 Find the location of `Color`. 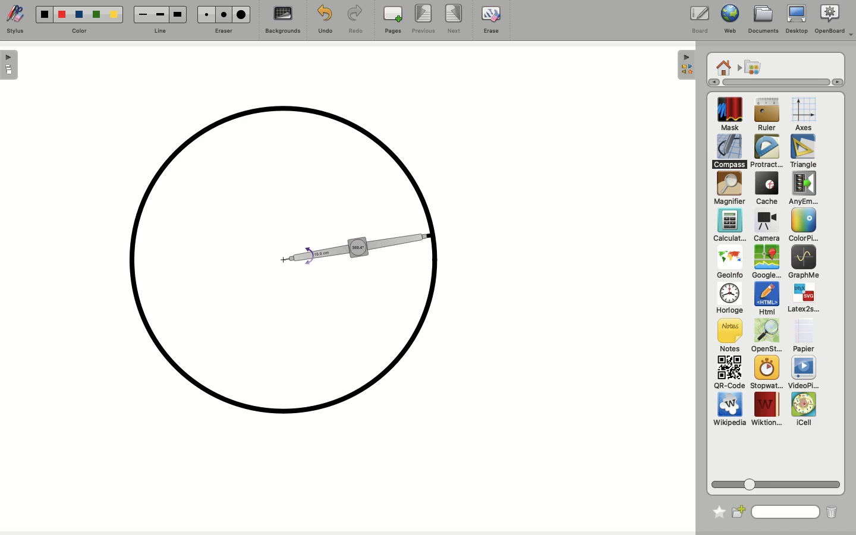

Color is located at coordinates (801, 226).